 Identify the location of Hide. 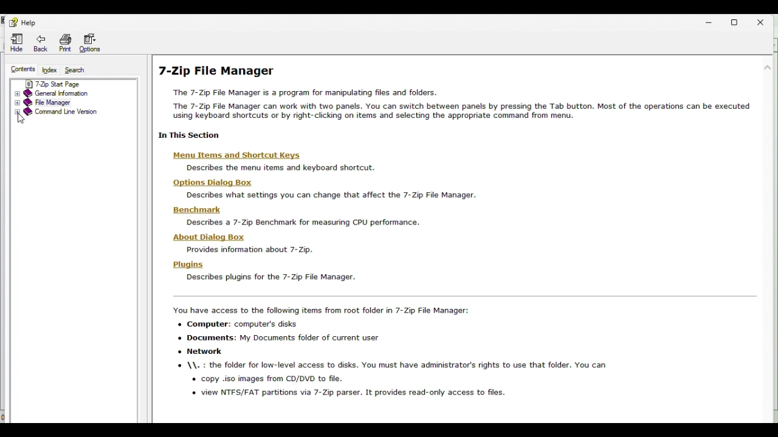
(16, 41).